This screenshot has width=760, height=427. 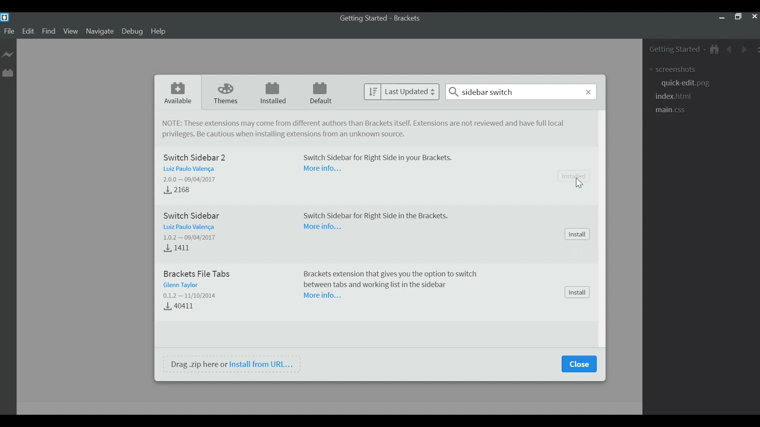 What do you see at coordinates (195, 215) in the screenshot?
I see `Switch Sidebar` at bounding box center [195, 215].